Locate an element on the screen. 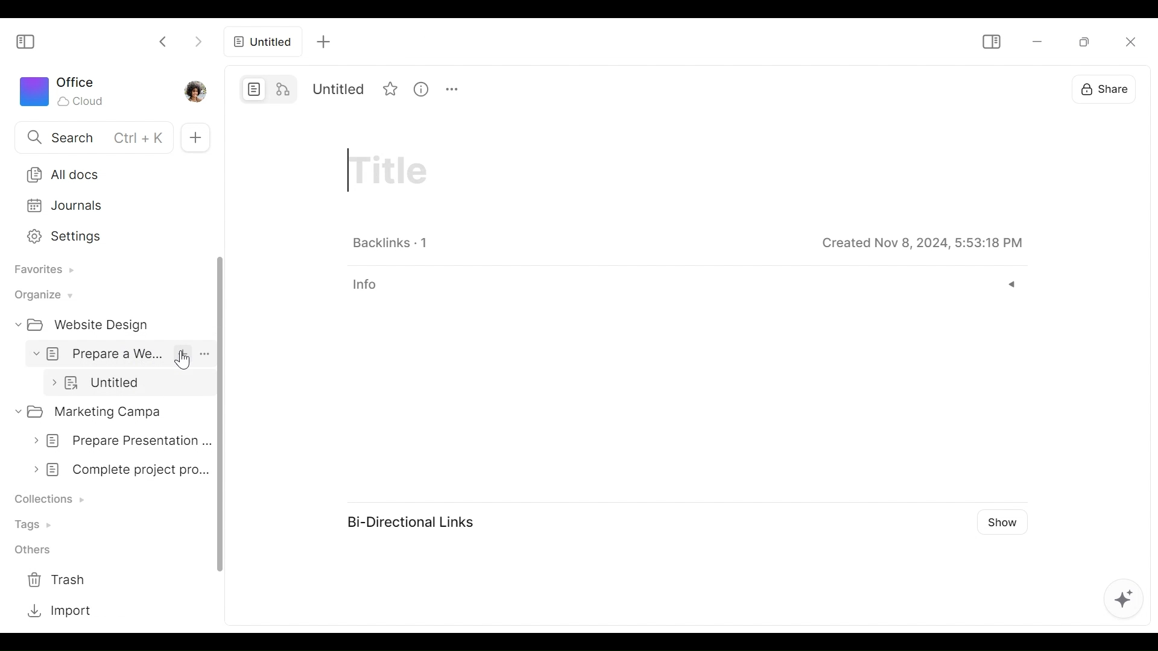  Backlink is located at coordinates (393, 242).